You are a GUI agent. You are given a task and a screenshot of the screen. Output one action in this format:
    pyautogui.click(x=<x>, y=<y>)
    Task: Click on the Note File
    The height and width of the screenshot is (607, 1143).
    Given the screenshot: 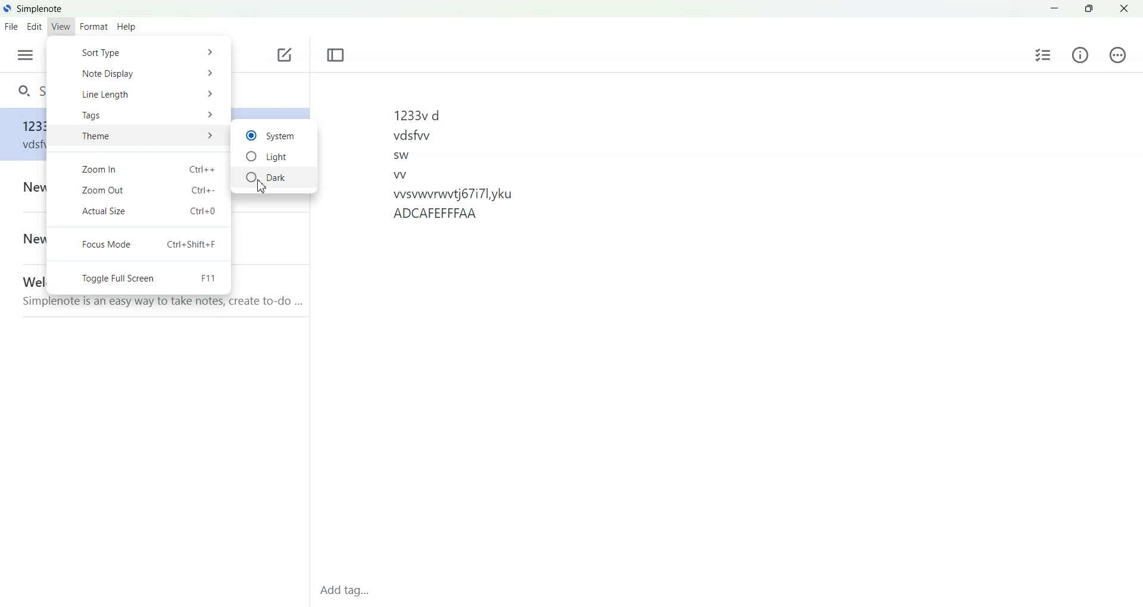 What is the action you would take?
    pyautogui.click(x=26, y=240)
    